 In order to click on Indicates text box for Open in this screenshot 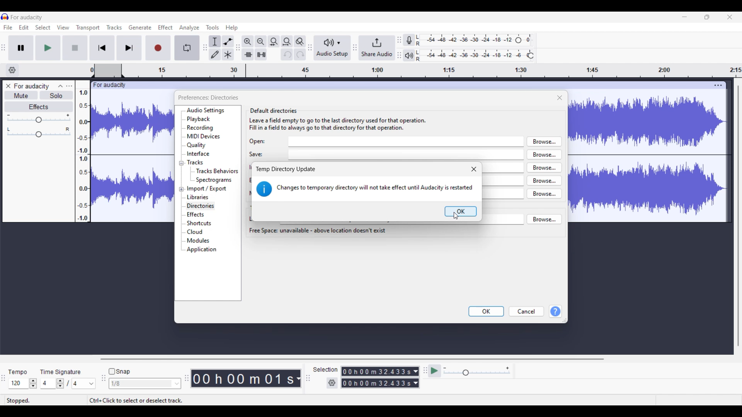, I will do `click(257, 142)`.